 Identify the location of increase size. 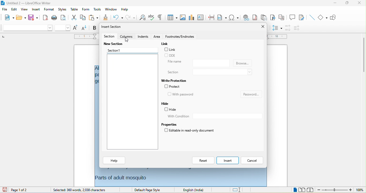
(76, 27).